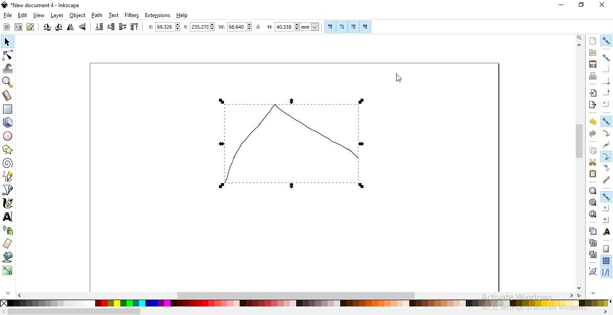 The image size is (613, 315). I want to click on deselect any selected paths, so click(30, 27).